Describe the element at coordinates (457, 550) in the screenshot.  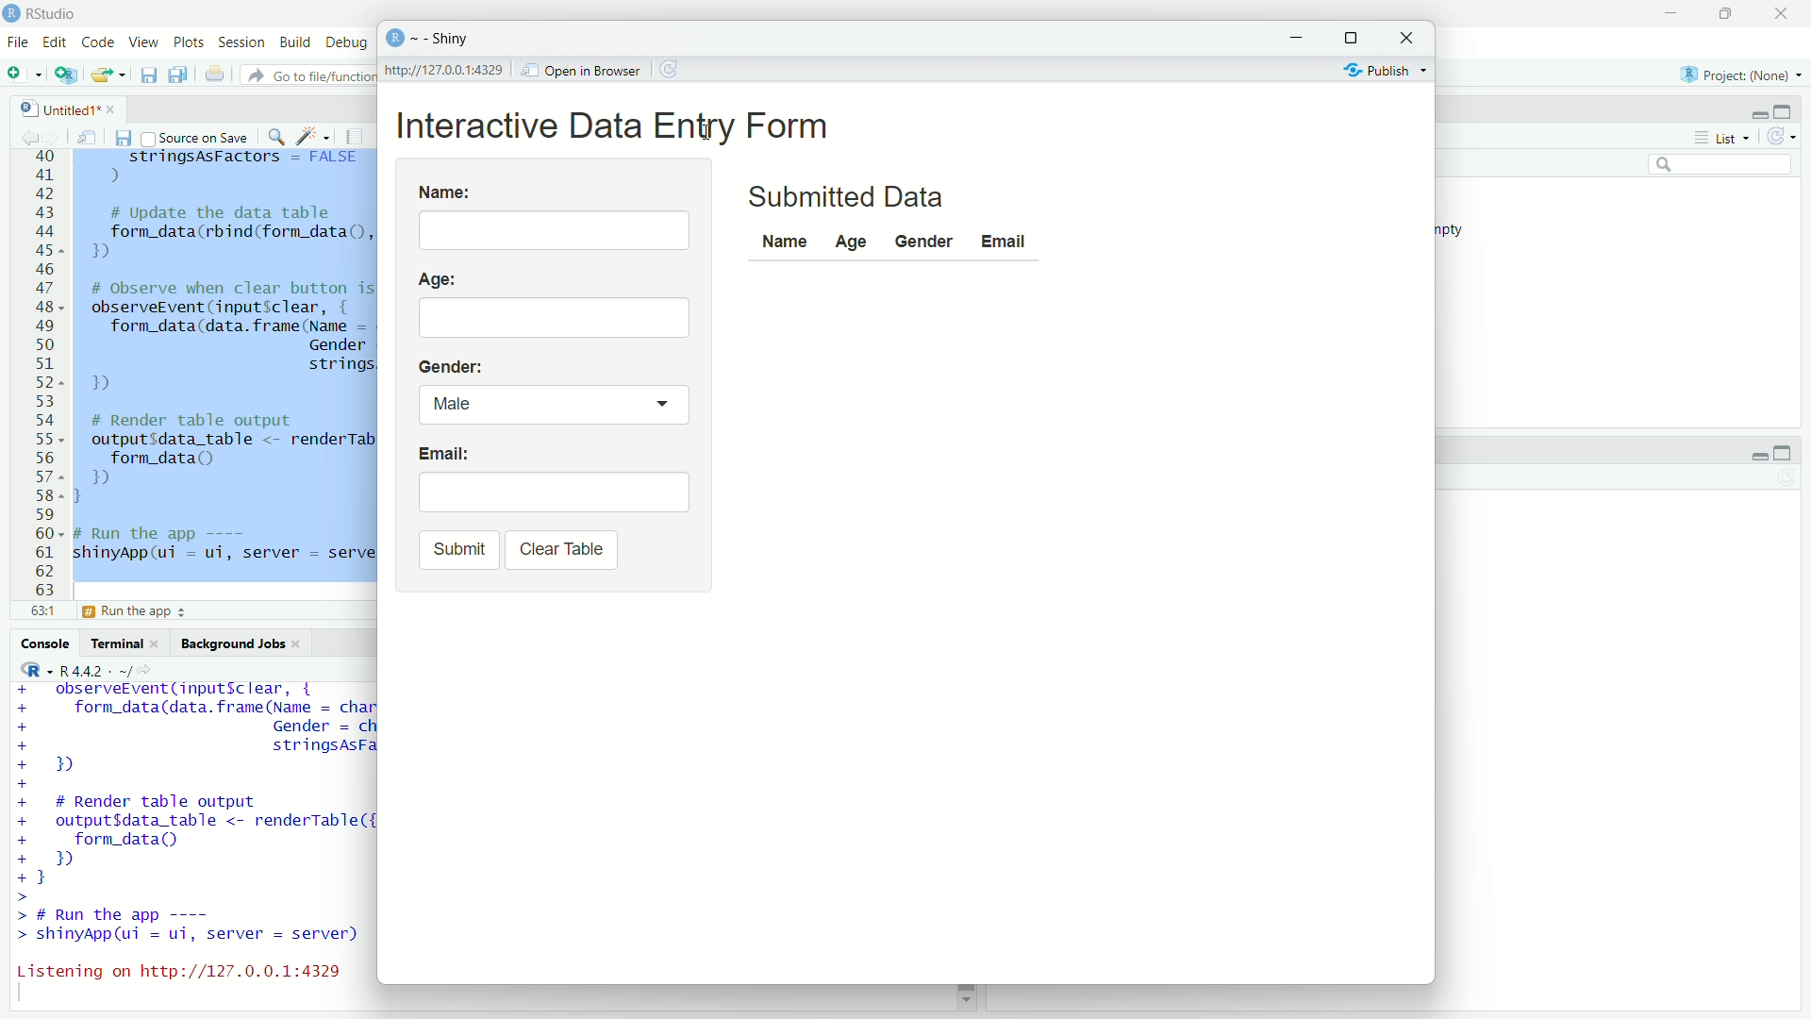
I see `Submit` at that location.